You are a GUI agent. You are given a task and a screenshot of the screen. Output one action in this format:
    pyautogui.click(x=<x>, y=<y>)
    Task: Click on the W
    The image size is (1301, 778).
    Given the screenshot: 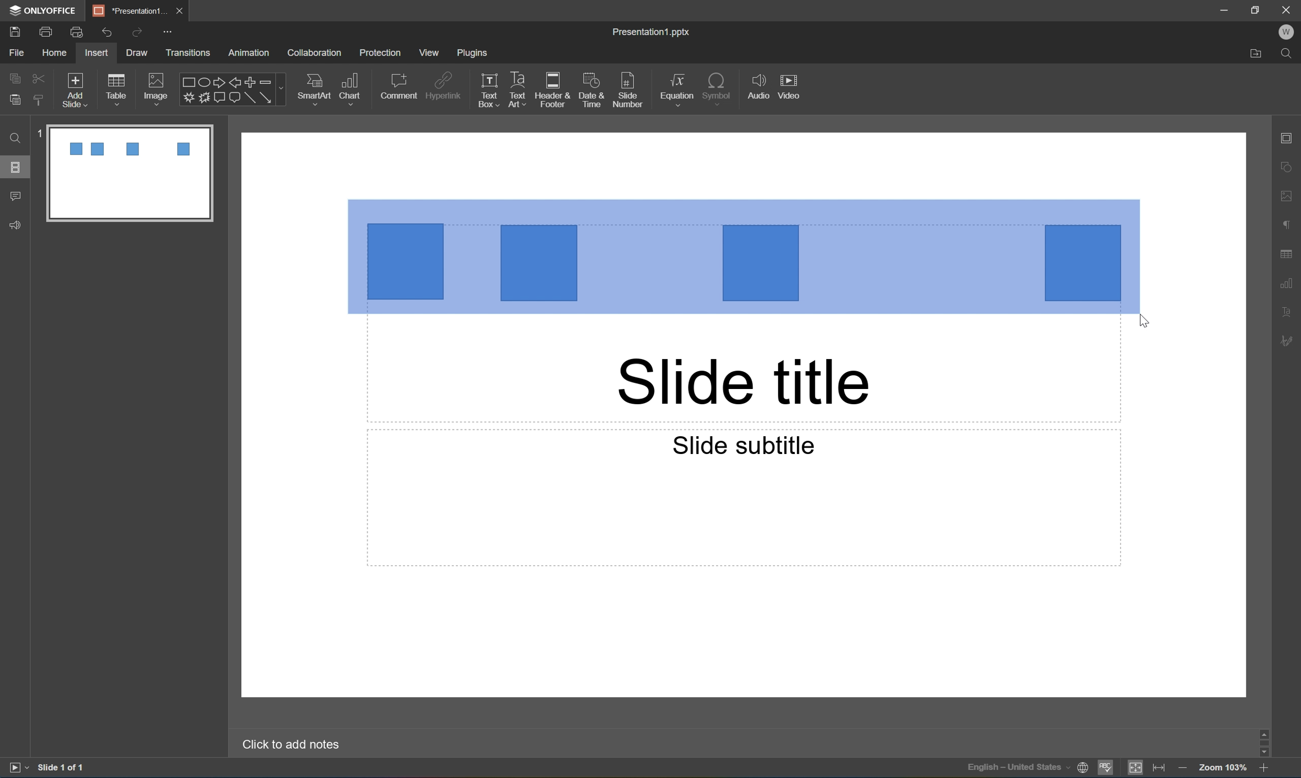 What is the action you would take?
    pyautogui.click(x=1289, y=32)
    